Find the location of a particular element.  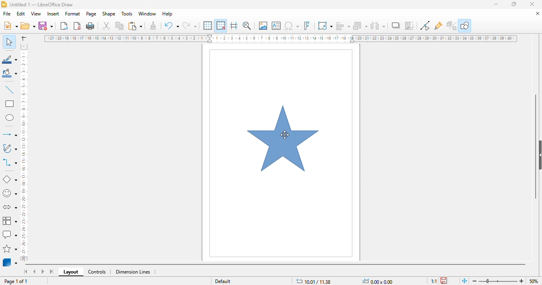

file is located at coordinates (7, 13).